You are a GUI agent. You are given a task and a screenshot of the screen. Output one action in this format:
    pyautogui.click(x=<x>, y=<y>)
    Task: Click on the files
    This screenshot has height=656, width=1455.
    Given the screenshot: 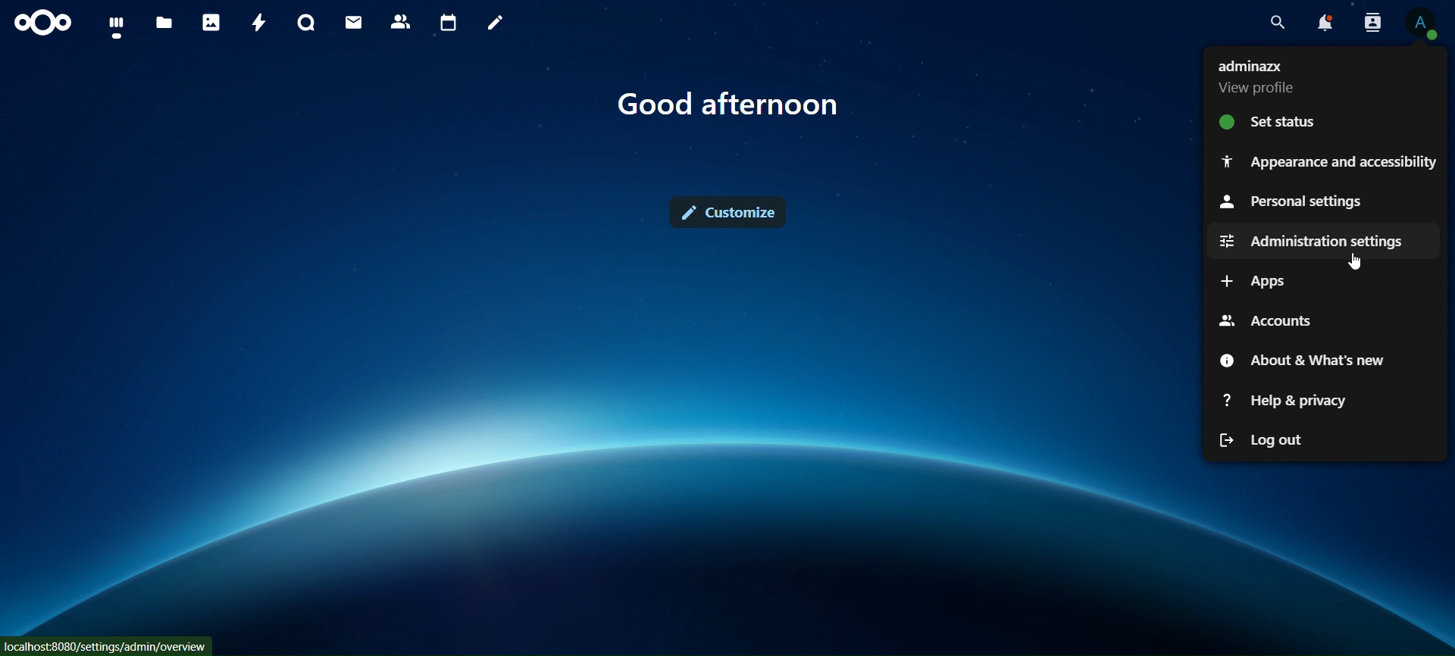 What is the action you would take?
    pyautogui.click(x=164, y=23)
    